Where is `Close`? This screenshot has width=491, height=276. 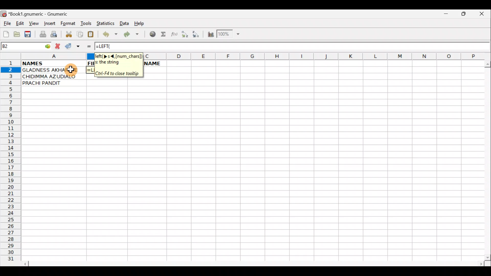
Close is located at coordinates (483, 15).